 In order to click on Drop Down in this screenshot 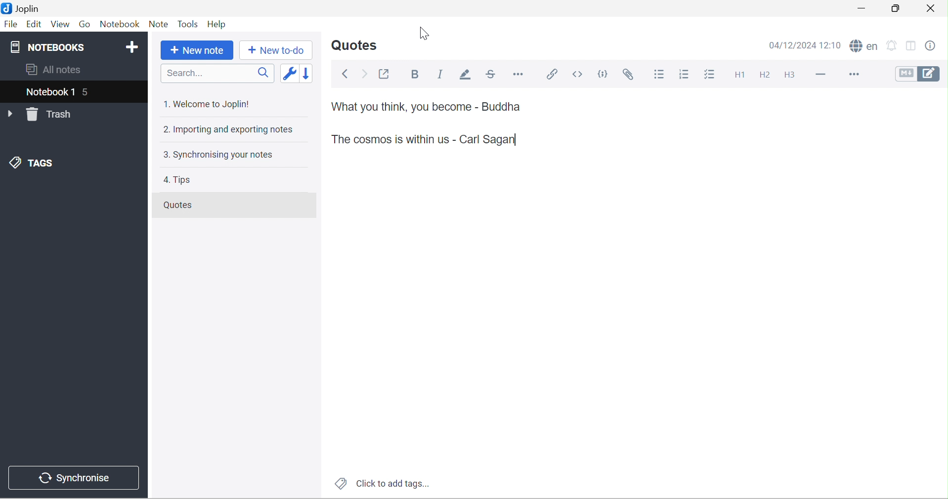, I will do `click(11, 114)`.